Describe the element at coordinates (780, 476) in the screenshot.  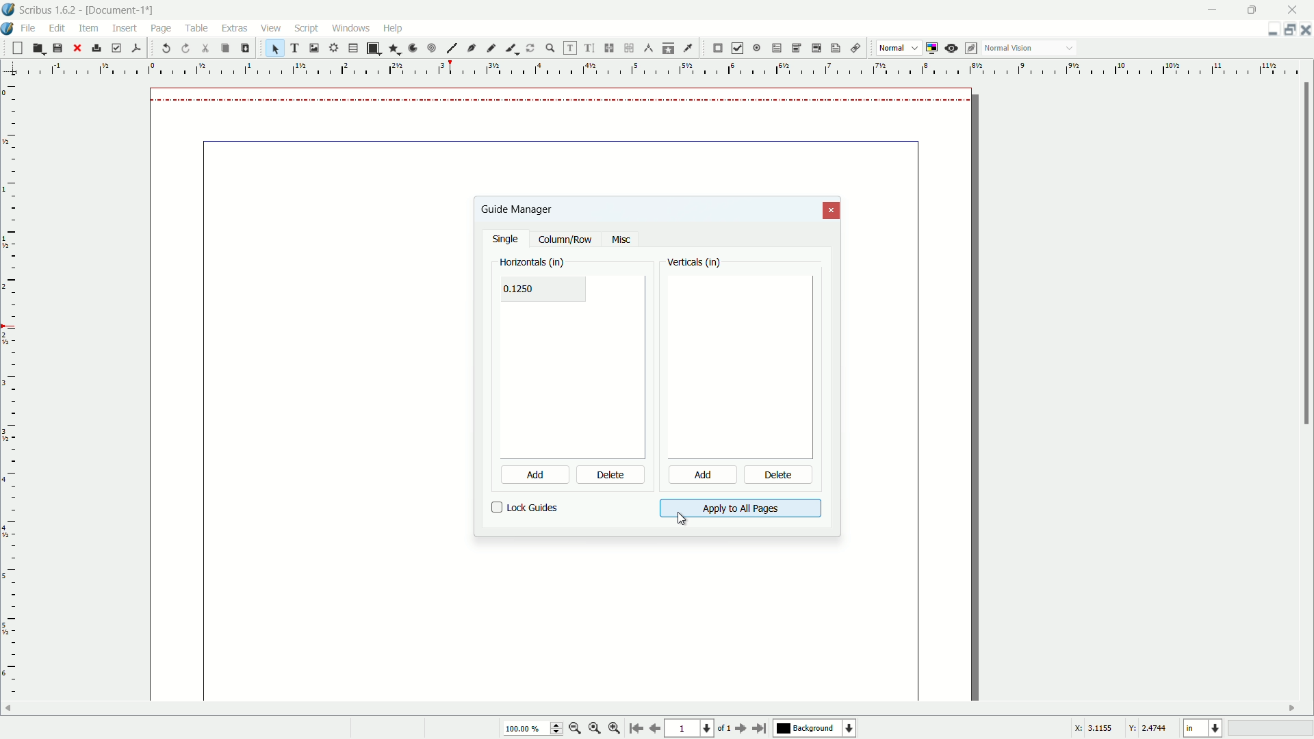
I see `delete` at that location.